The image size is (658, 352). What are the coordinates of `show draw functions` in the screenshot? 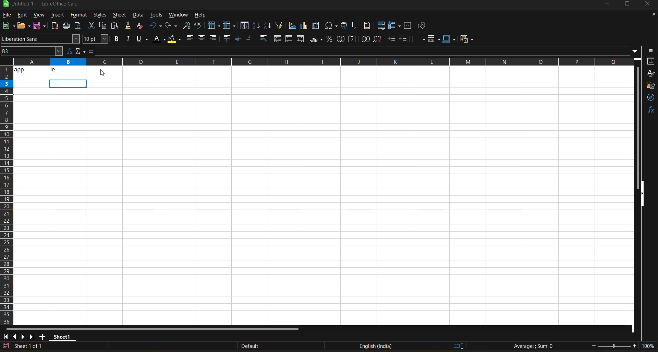 It's located at (421, 27).